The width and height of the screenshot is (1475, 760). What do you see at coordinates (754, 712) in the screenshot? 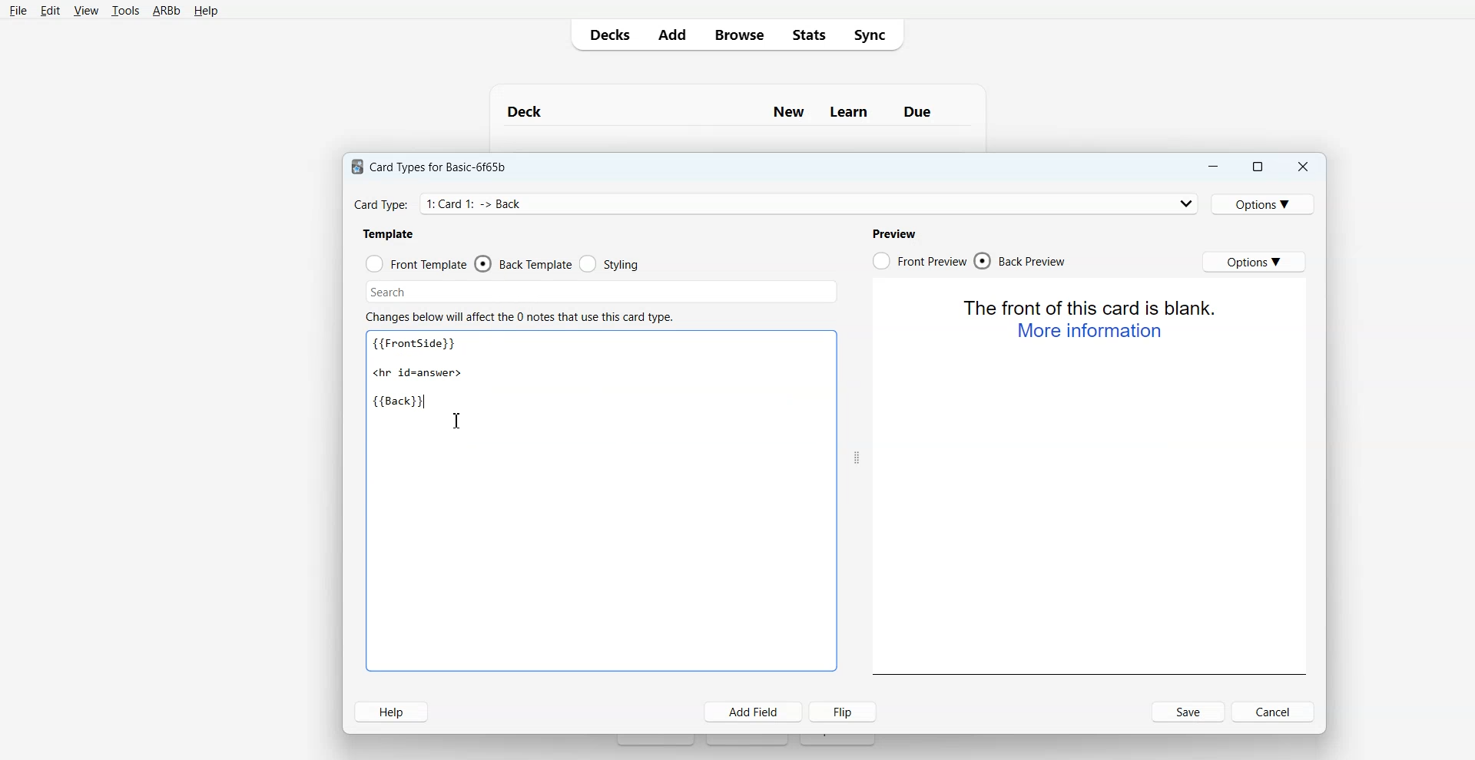
I see `Add Field` at bounding box center [754, 712].